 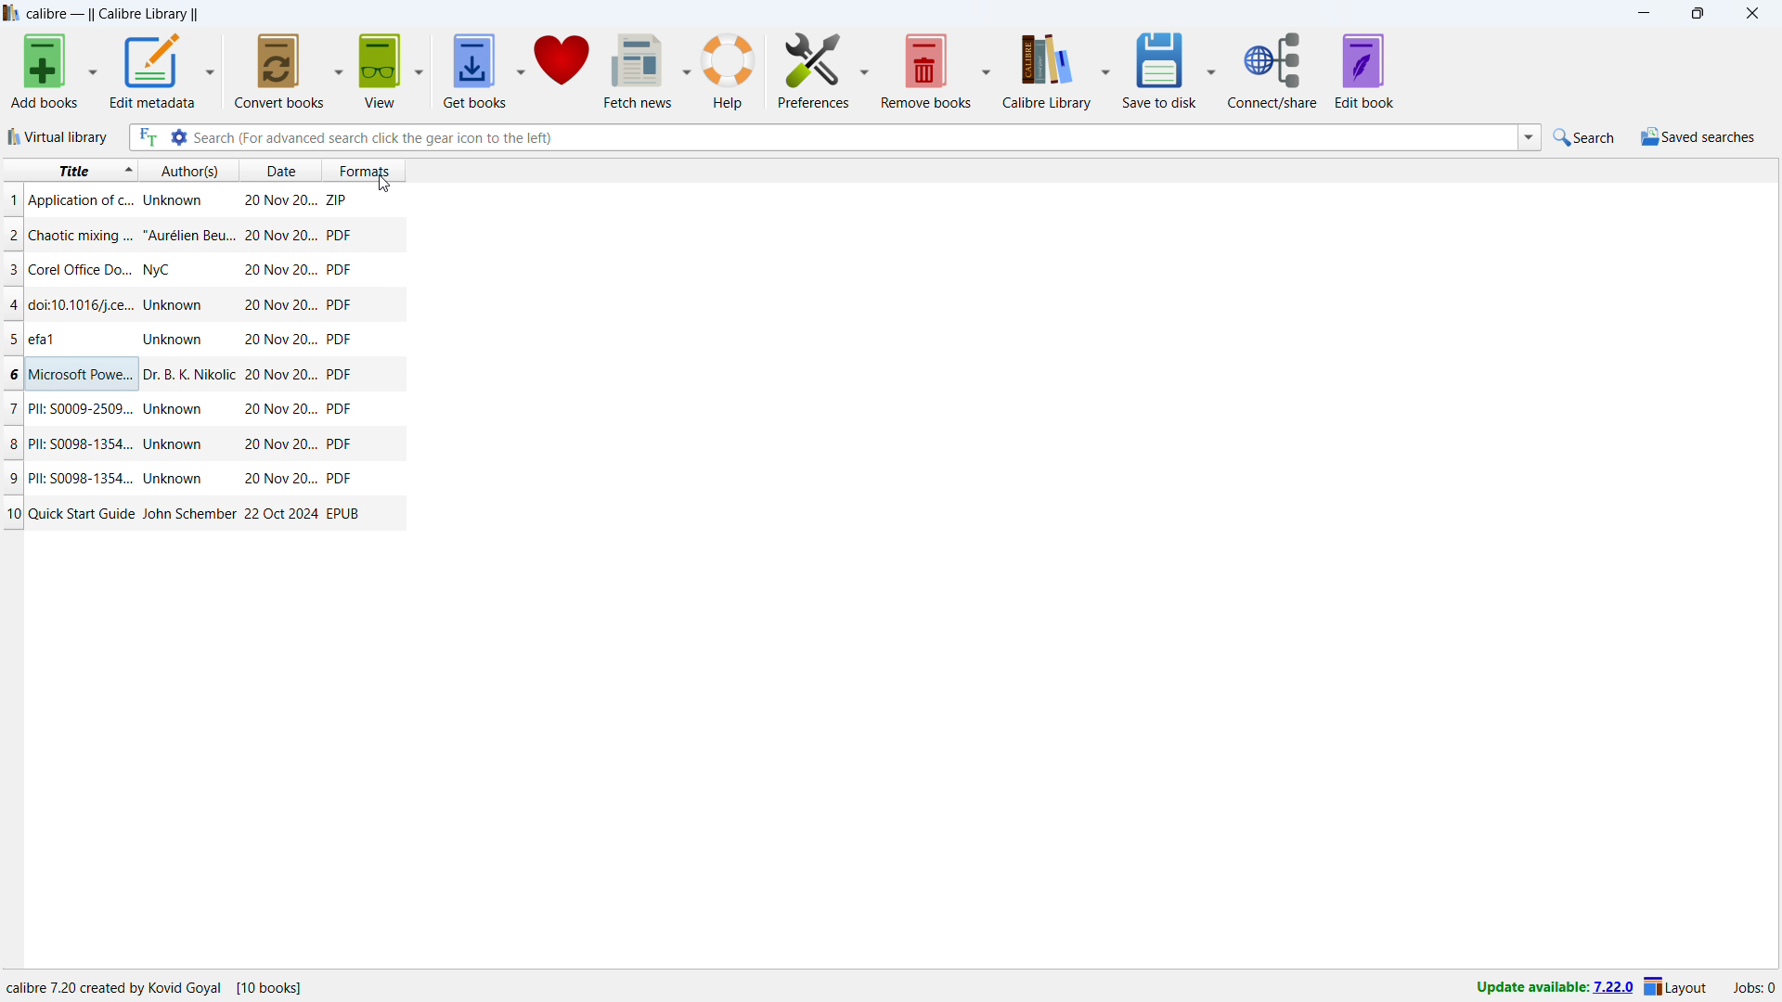 I want to click on advanced search, so click(x=179, y=137).